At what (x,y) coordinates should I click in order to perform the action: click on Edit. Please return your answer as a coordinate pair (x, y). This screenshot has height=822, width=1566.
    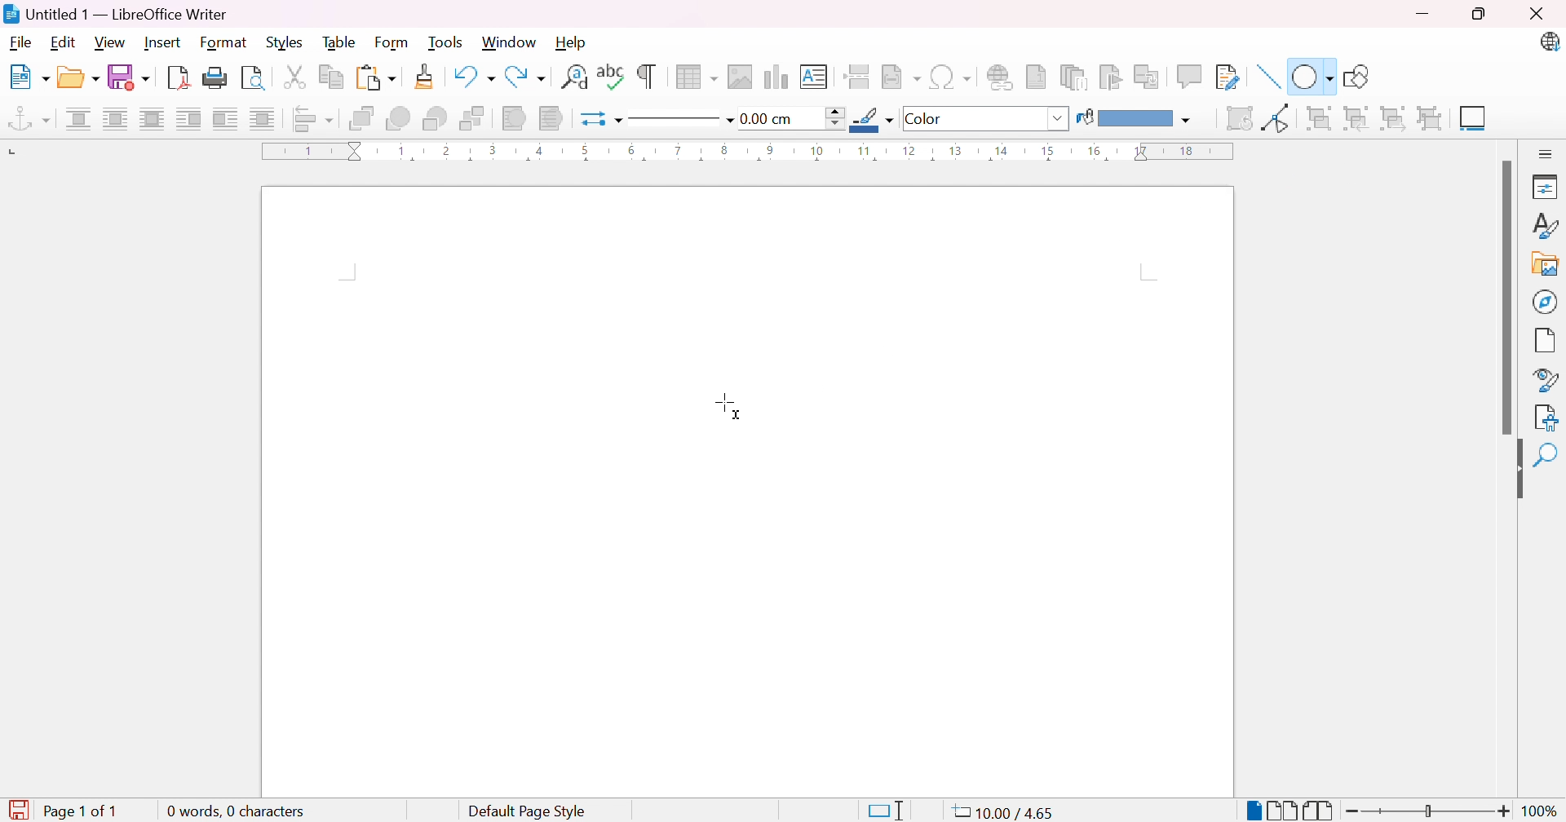
    Looking at the image, I should click on (64, 44).